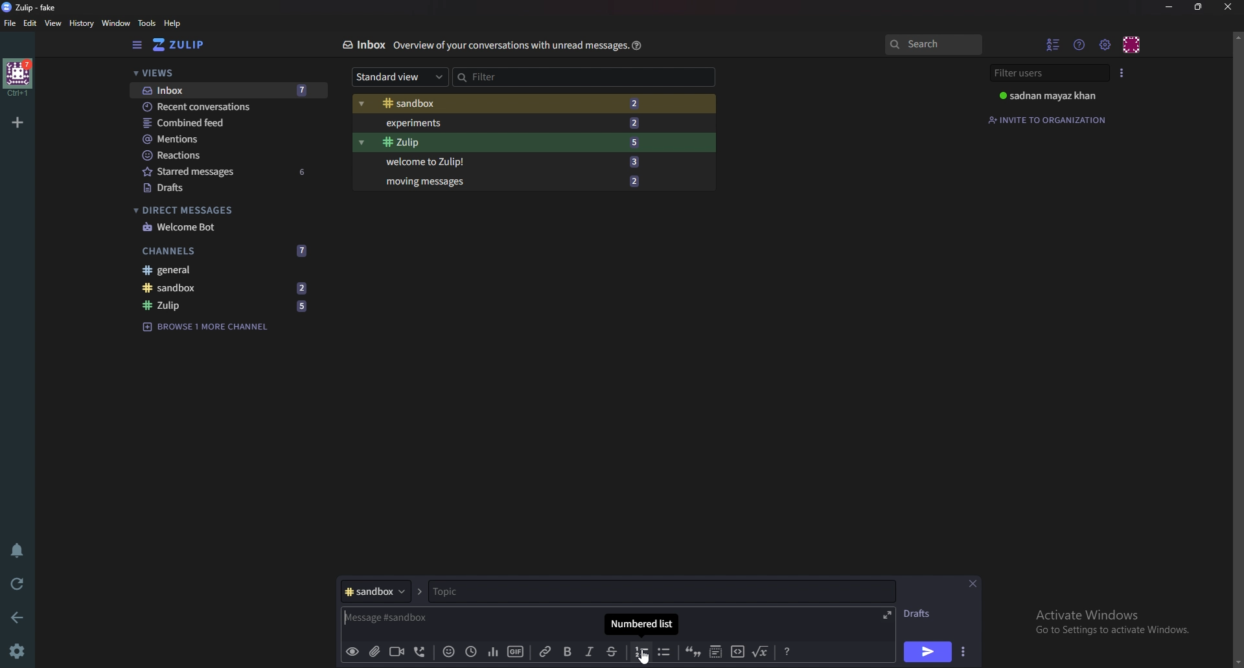  I want to click on Info, so click(507, 46).